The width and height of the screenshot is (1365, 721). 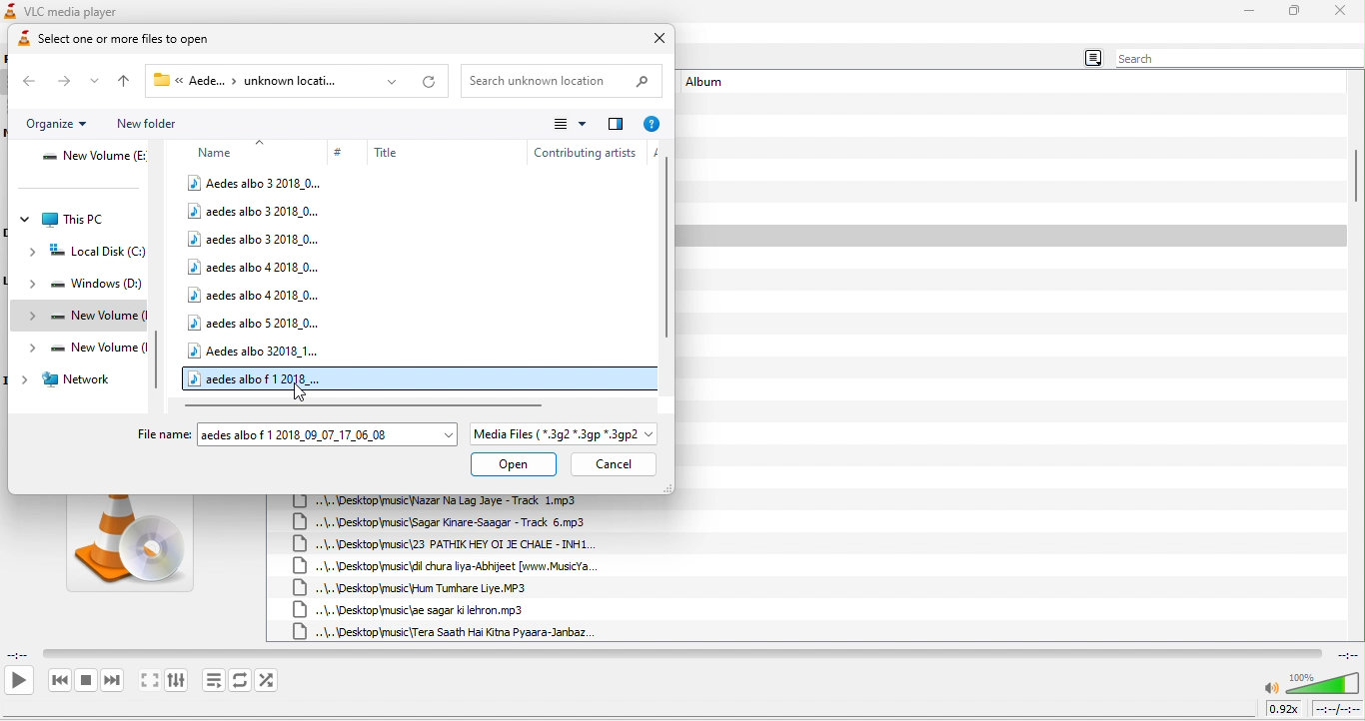 I want to click on ..\..\Desktop\music\Sagar Kinare-Saagar - Track 6,mp3, so click(x=447, y=522).